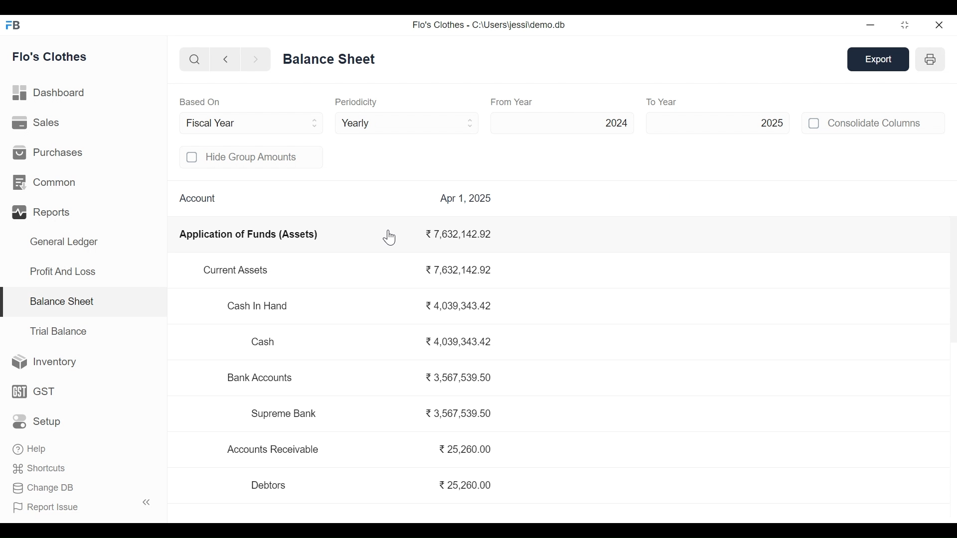  What do you see at coordinates (871, 24) in the screenshot?
I see `minimise` at bounding box center [871, 24].